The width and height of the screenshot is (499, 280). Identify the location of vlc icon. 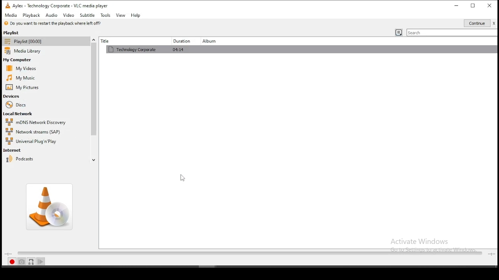
(6, 5).